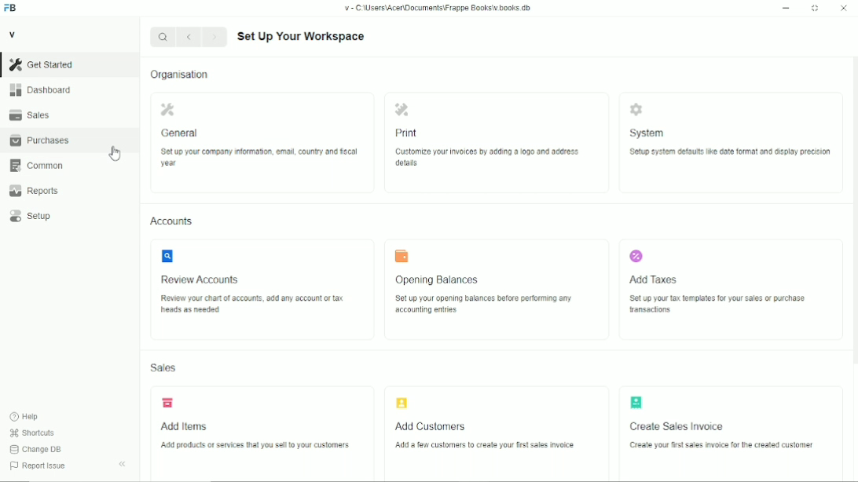  Describe the element at coordinates (401, 256) in the screenshot. I see `Opening Balances icon` at that location.